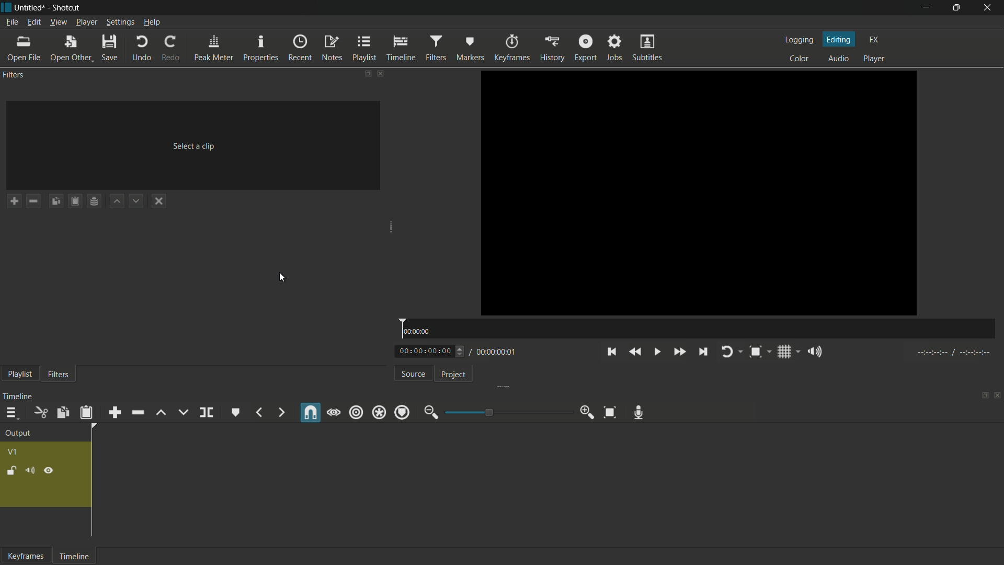 The width and height of the screenshot is (1004, 565). Describe the element at coordinates (12, 22) in the screenshot. I see `file menu` at that location.